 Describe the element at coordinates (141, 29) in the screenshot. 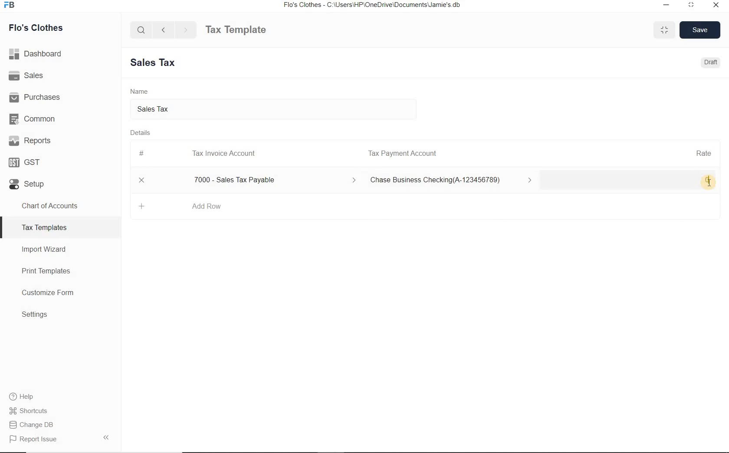

I see `Search Bar` at that location.